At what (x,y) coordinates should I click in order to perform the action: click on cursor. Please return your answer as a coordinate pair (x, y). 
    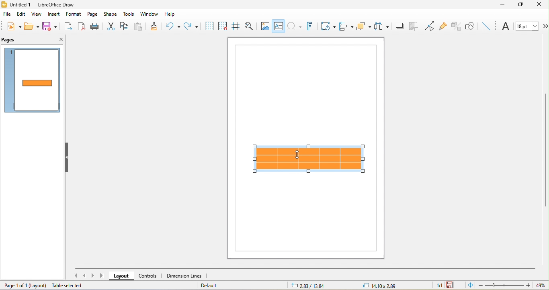
    Looking at the image, I should click on (295, 154).